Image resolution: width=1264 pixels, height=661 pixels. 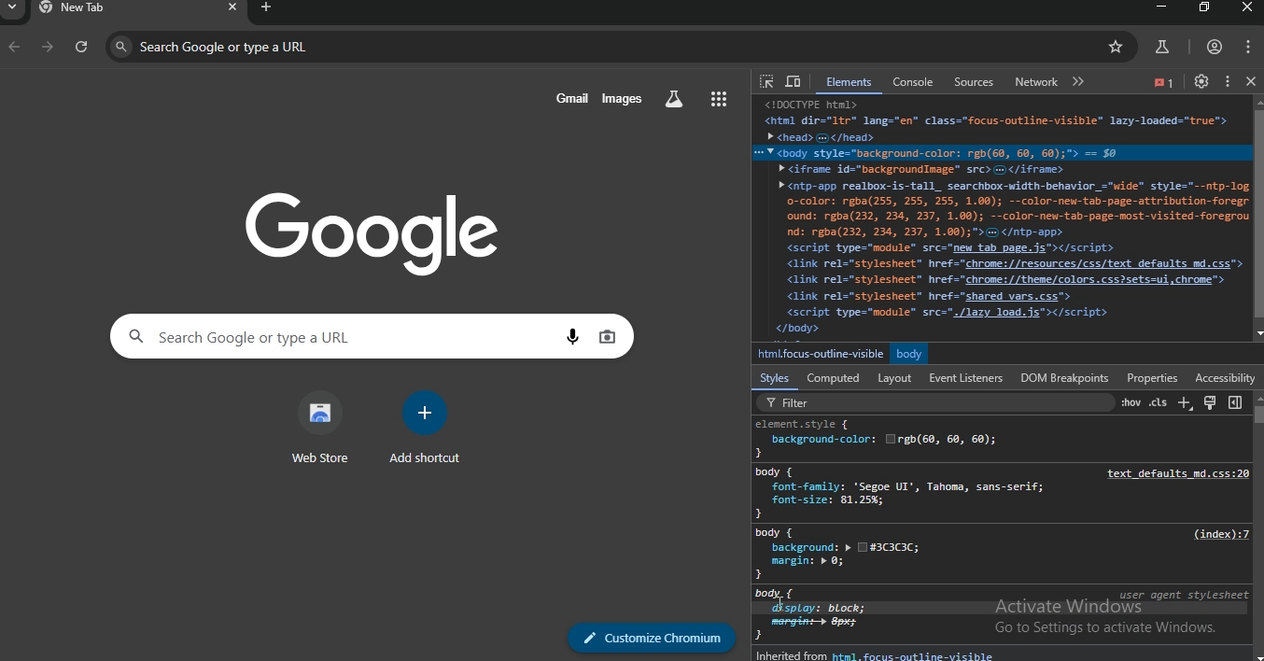 I want to click on search labs, so click(x=1159, y=50).